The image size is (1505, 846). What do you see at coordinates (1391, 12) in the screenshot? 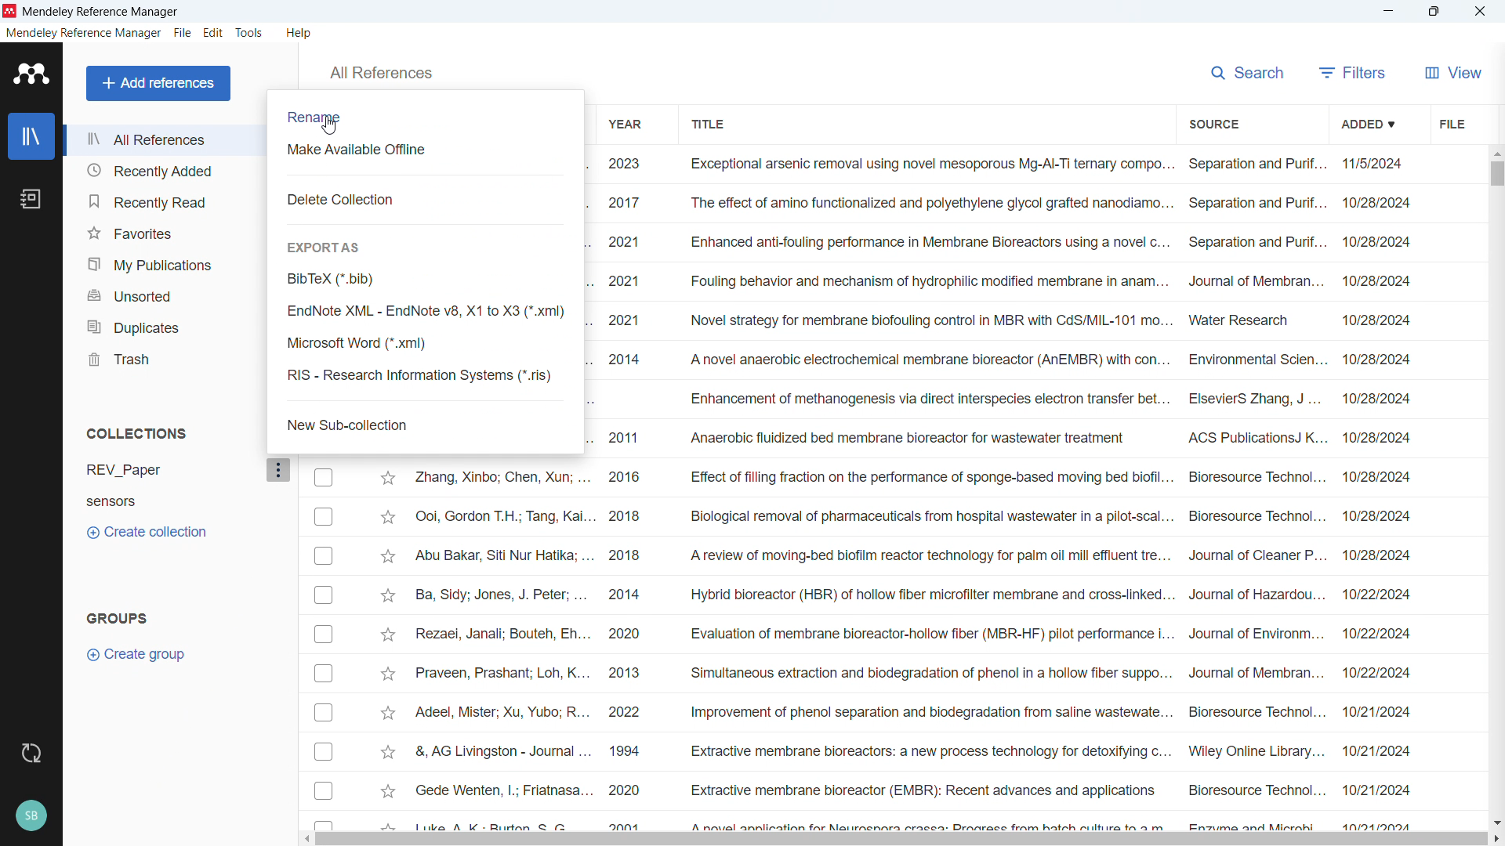
I see `minimise ` at bounding box center [1391, 12].